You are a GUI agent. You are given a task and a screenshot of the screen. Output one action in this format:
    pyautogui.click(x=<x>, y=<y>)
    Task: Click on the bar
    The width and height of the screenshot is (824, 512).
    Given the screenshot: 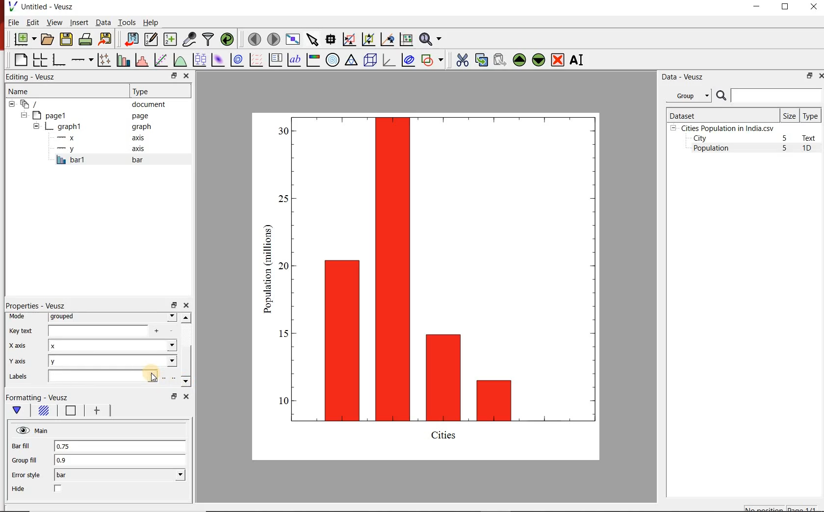 What is the action you would take?
    pyautogui.click(x=120, y=475)
    